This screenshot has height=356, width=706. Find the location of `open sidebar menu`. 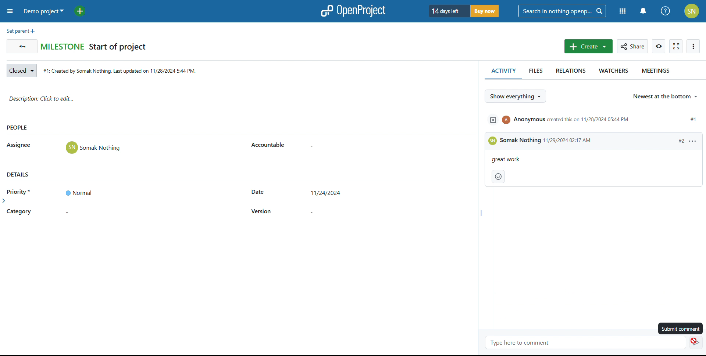

open sidebar menu is located at coordinates (10, 11).